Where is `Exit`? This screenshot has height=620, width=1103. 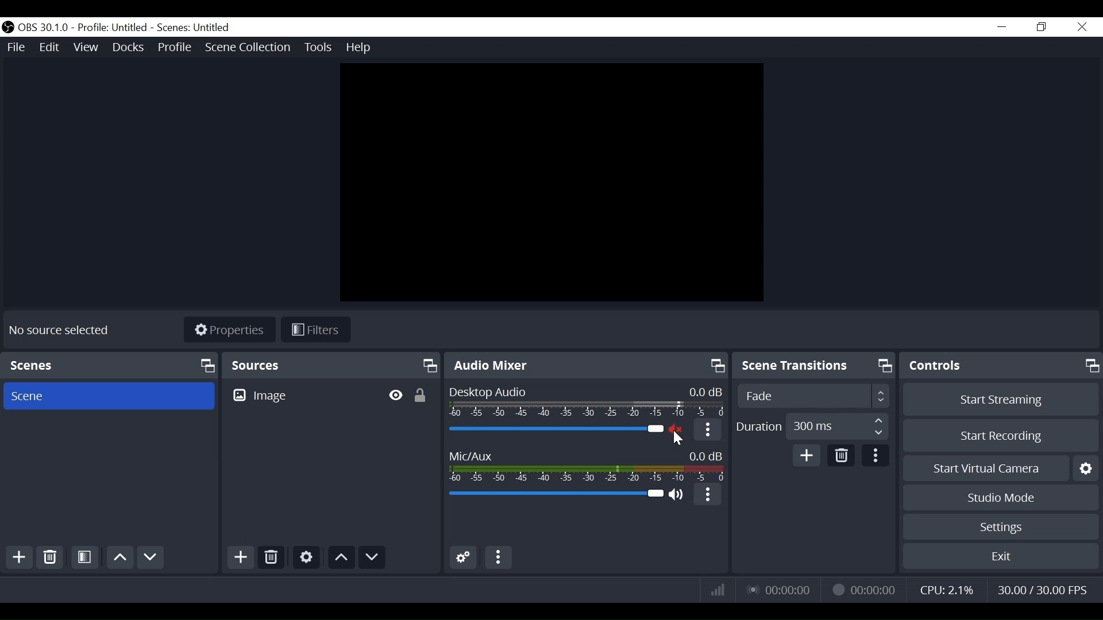
Exit is located at coordinates (999, 556).